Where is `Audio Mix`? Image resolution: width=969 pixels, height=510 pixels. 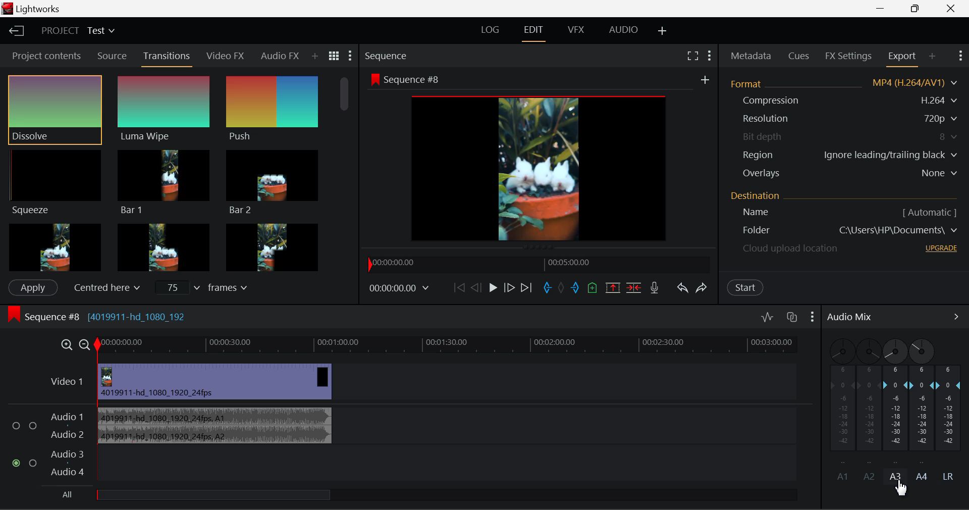
Audio Mix is located at coordinates (850, 318).